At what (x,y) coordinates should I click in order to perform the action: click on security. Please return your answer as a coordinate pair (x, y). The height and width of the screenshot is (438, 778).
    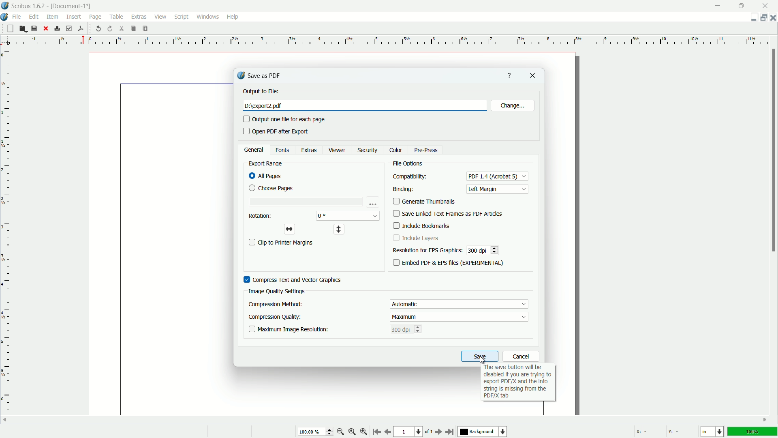
    Looking at the image, I should click on (367, 151).